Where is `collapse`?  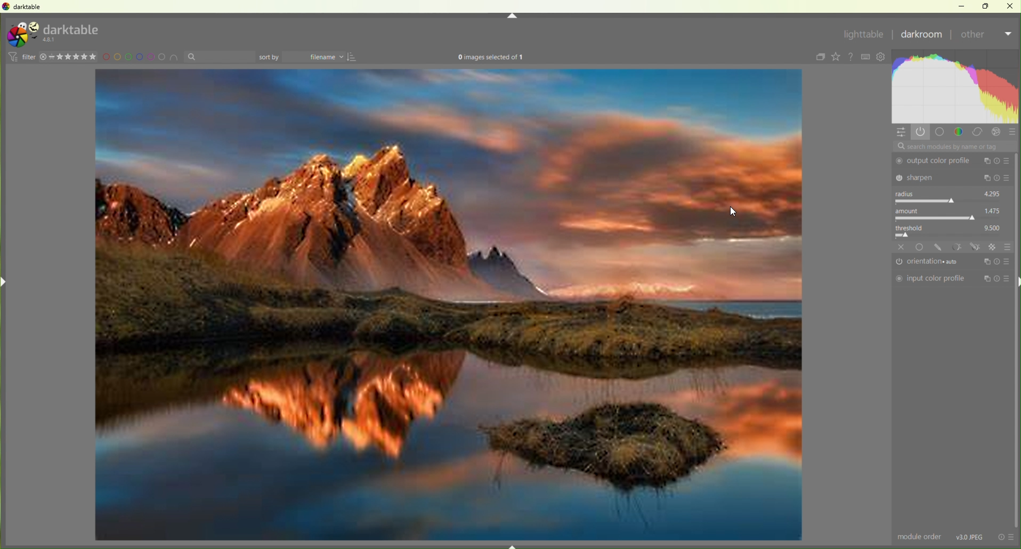 collapse is located at coordinates (819, 58).